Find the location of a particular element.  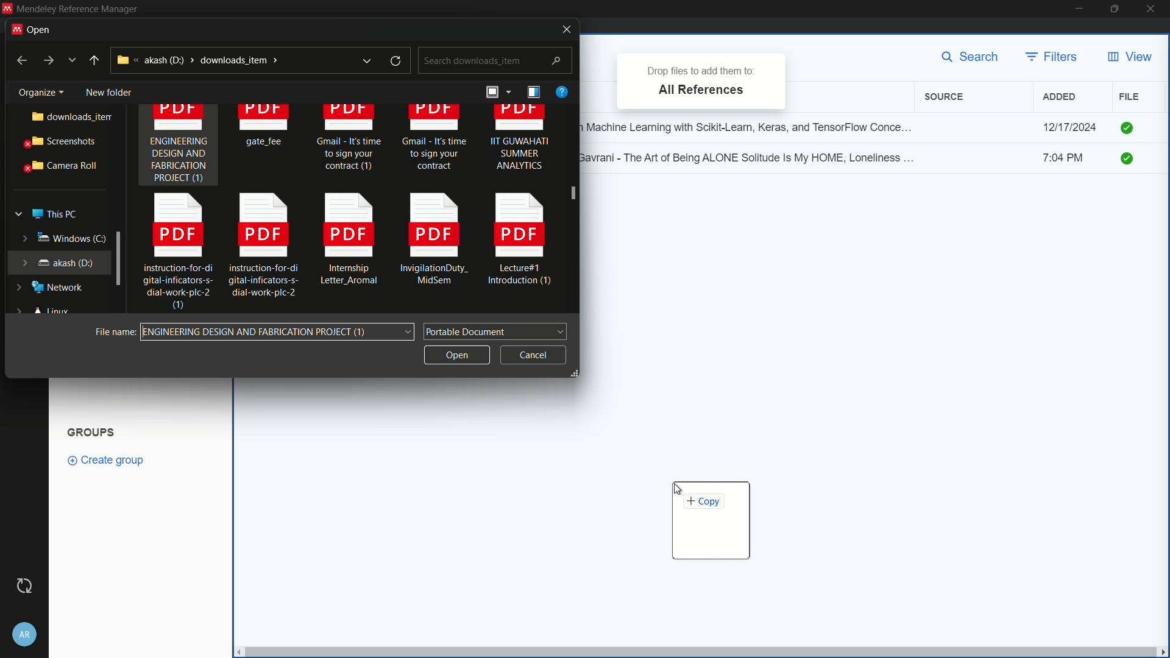

InvigilationDuty_
[EE is located at coordinates (434, 242).